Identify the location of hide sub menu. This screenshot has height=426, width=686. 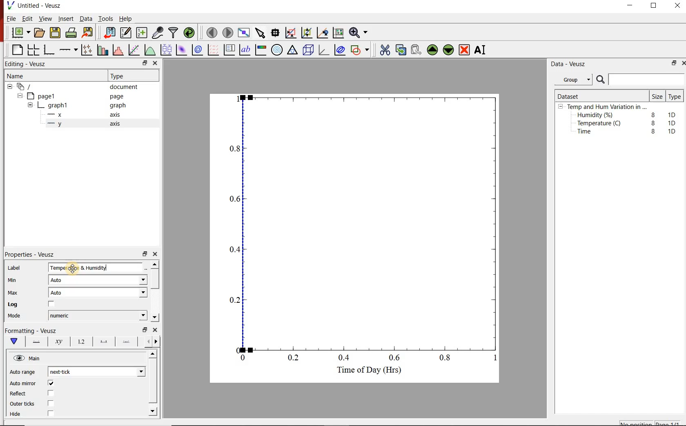
(21, 97).